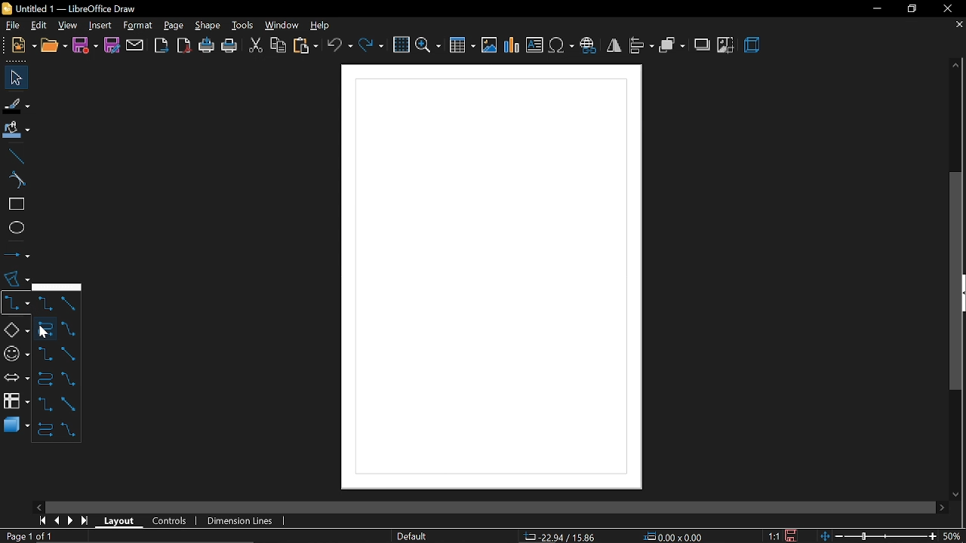 The image size is (966, 543). I want to click on 3d effect, so click(752, 47).